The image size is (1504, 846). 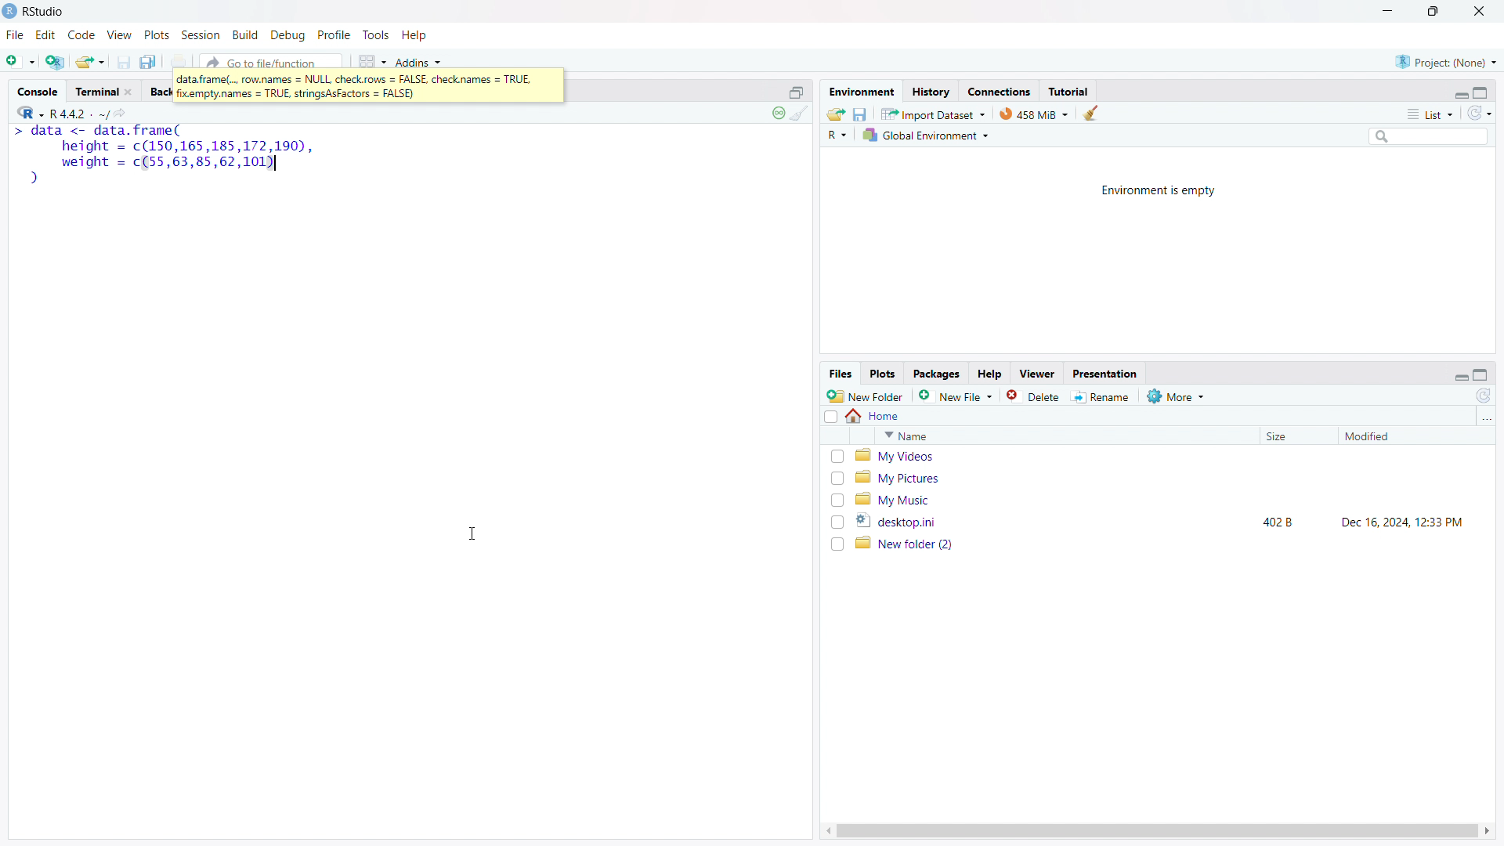 I want to click on open an existing file, so click(x=91, y=61).